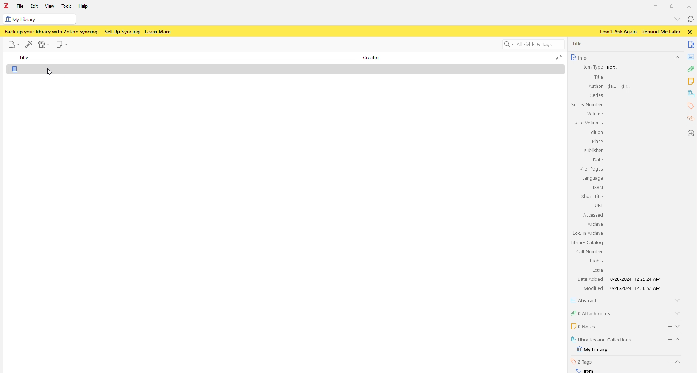  Describe the element at coordinates (667, 340) in the screenshot. I see `add` at that location.